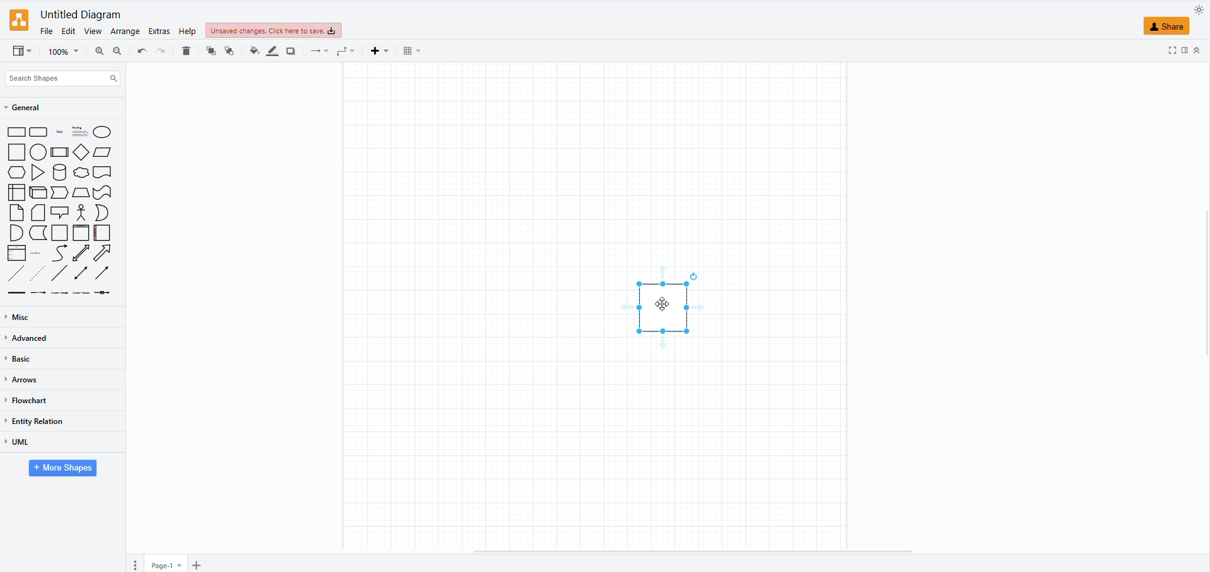 Image resolution: width=1210 pixels, height=572 pixels. What do you see at coordinates (103, 173) in the screenshot?
I see `document` at bounding box center [103, 173].